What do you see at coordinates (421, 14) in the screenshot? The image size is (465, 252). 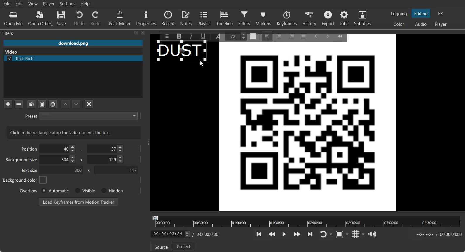 I see `Switching to the Editing layout` at bounding box center [421, 14].